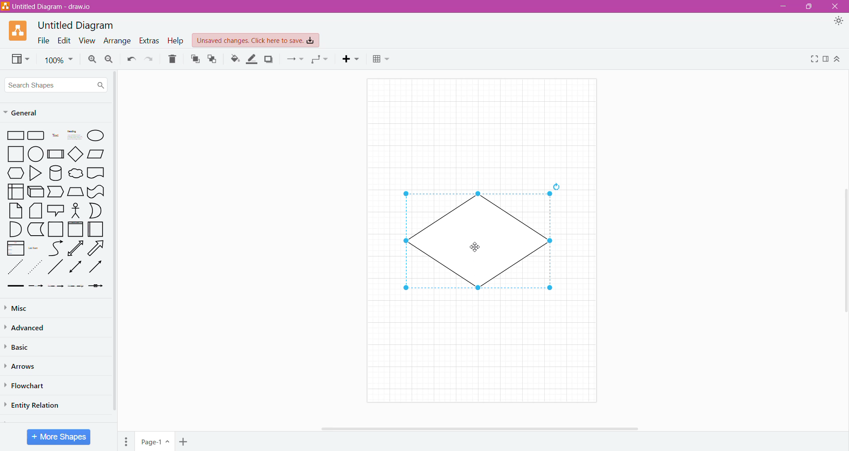  What do you see at coordinates (109, 60) in the screenshot?
I see `Zoom Out` at bounding box center [109, 60].